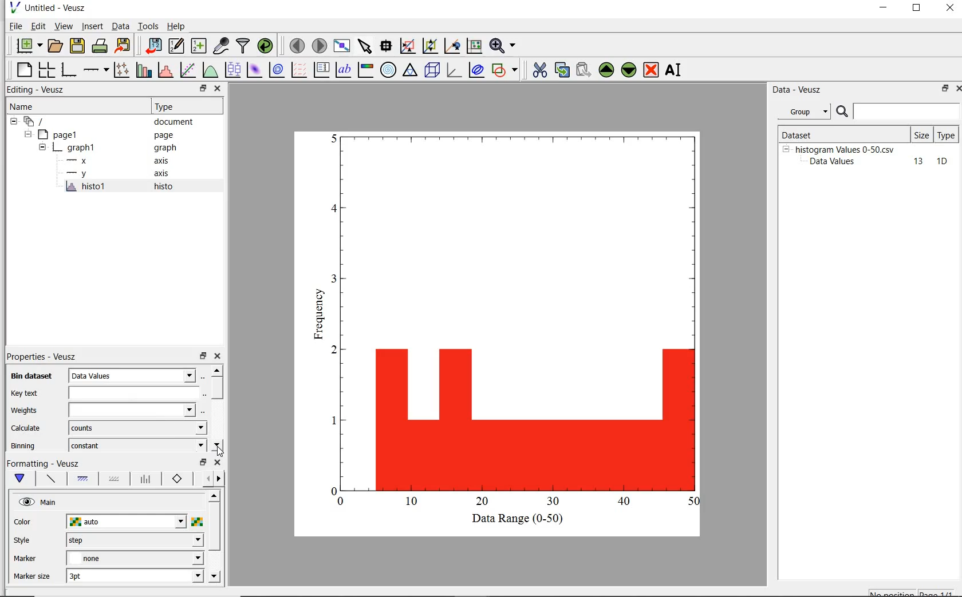  What do you see at coordinates (39, 503) in the screenshot?
I see `hide main` at bounding box center [39, 503].